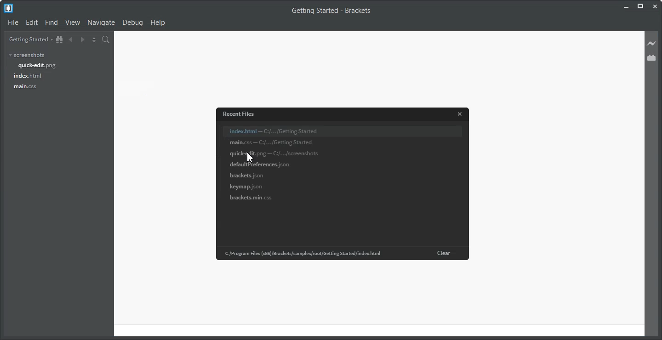  What do you see at coordinates (29, 39) in the screenshot?
I see `Getting Started` at bounding box center [29, 39].